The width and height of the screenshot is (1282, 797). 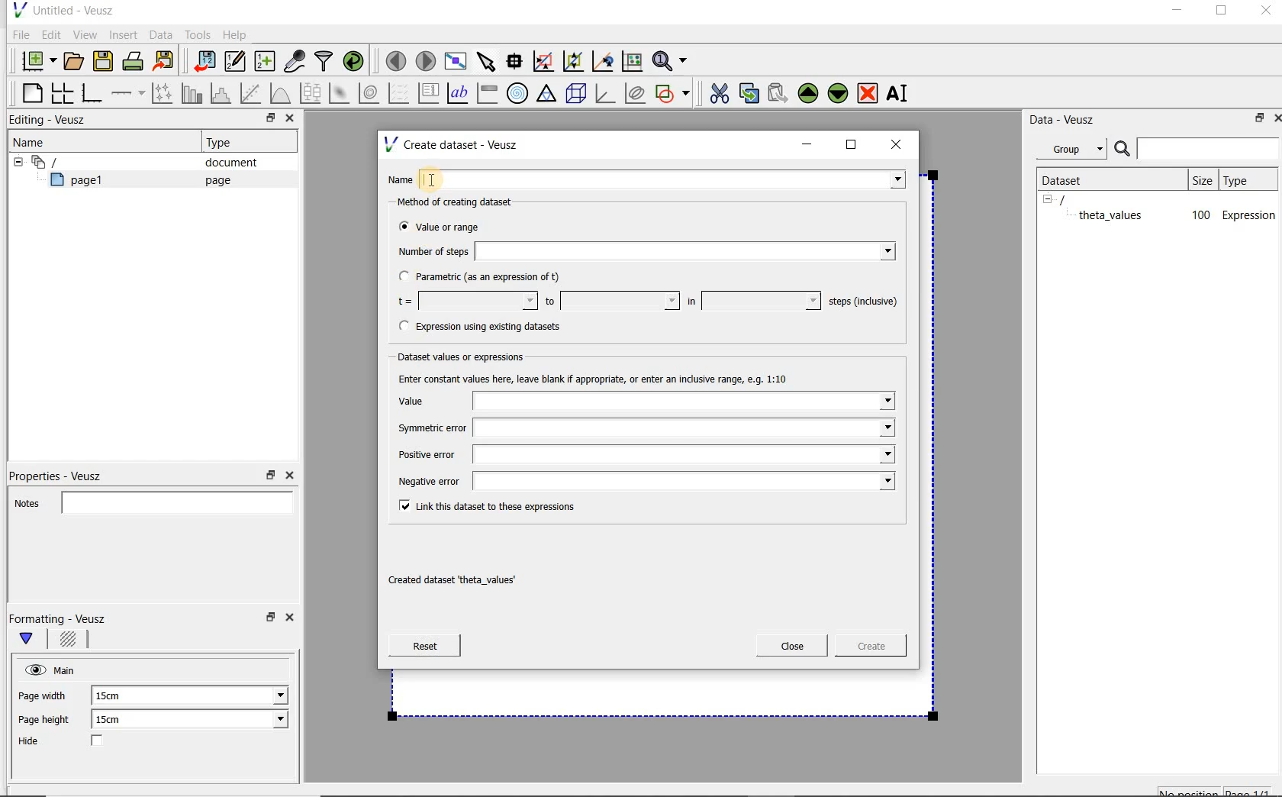 I want to click on Create dataset - Veusz, so click(x=453, y=144).